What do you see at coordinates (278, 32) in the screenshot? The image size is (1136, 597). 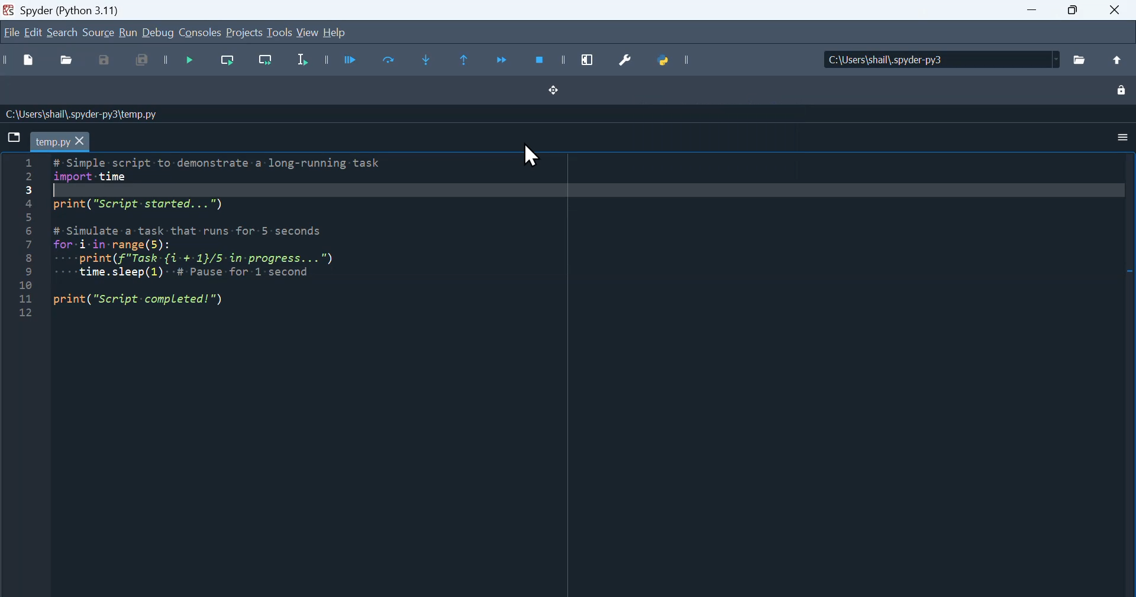 I see `Tools` at bounding box center [278, 32].